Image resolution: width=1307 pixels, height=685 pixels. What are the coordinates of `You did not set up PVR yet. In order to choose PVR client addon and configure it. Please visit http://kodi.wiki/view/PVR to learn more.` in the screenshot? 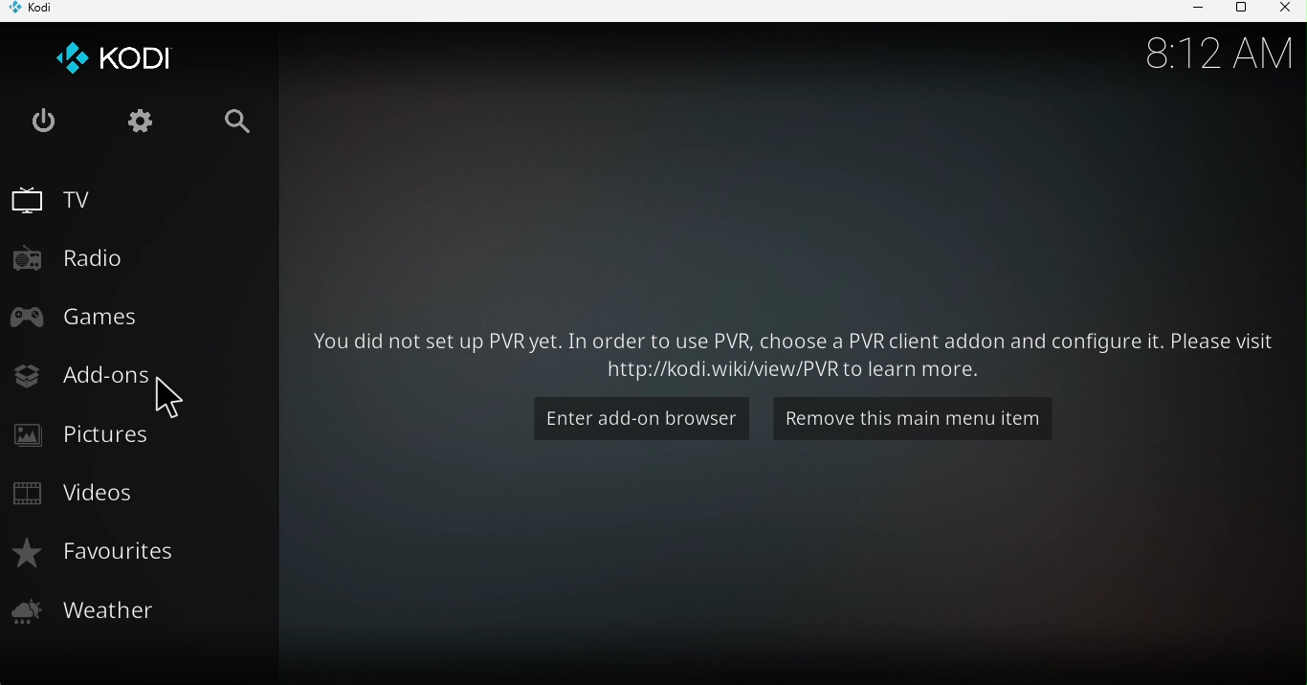 It's located at (791, 352).